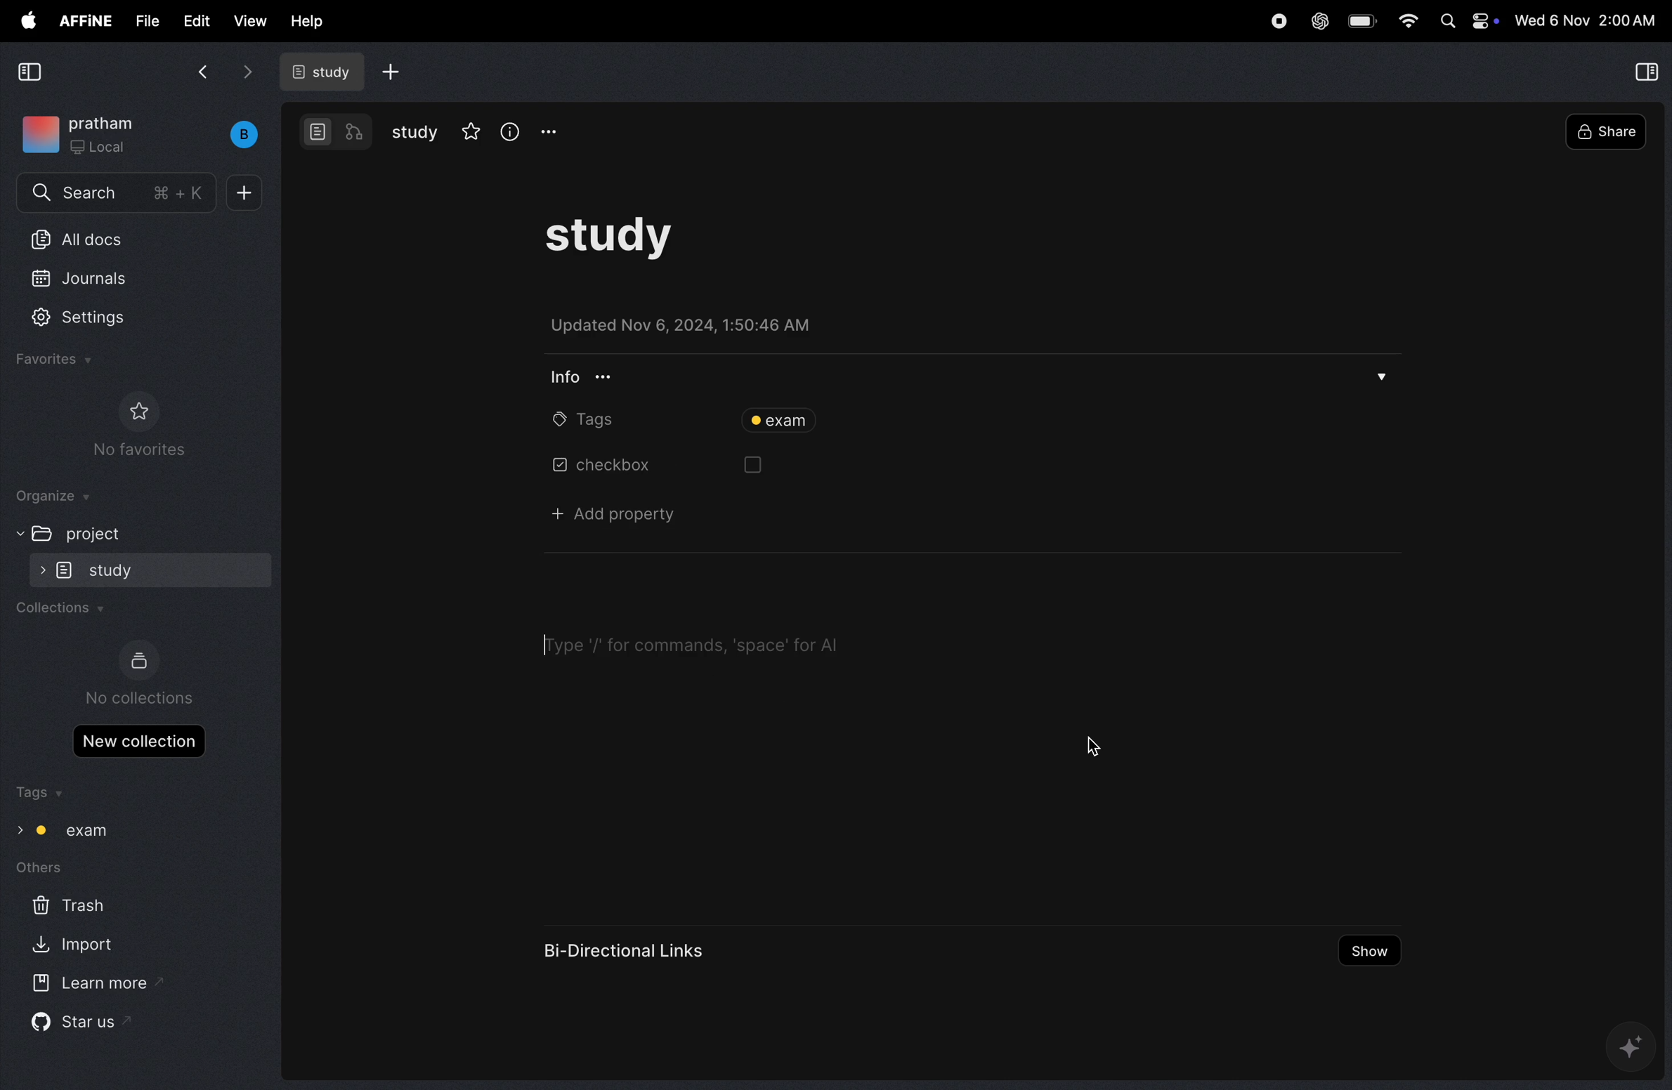 The image size is (1672, 1090). I want to click on battery, so click(1362, 22).